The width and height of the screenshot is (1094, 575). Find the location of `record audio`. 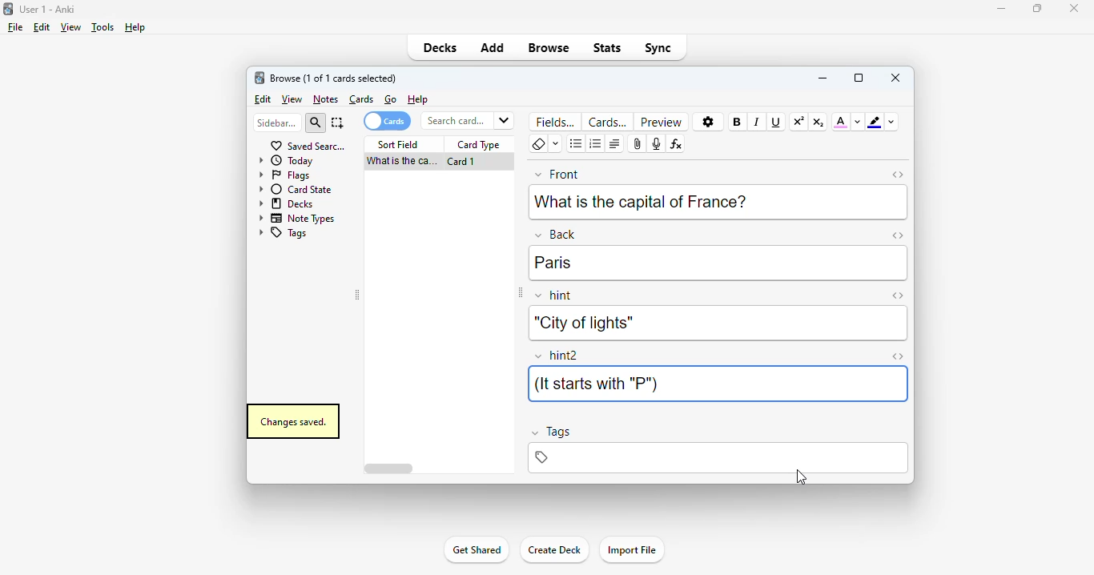

record audio is located at coordinates (656, 144).